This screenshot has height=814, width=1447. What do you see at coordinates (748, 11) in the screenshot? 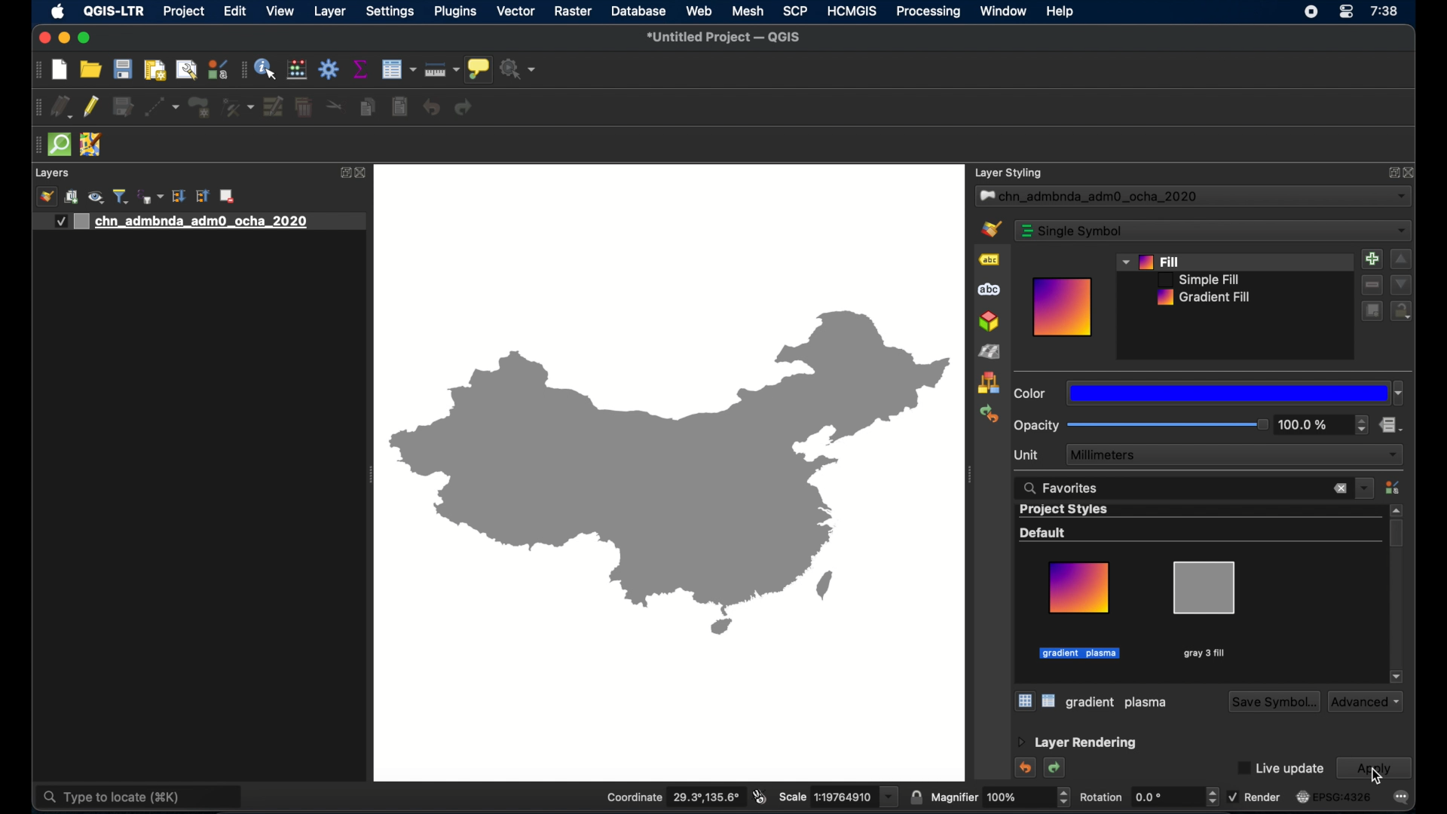
I see `mesh` at bounding box center [748, 11].